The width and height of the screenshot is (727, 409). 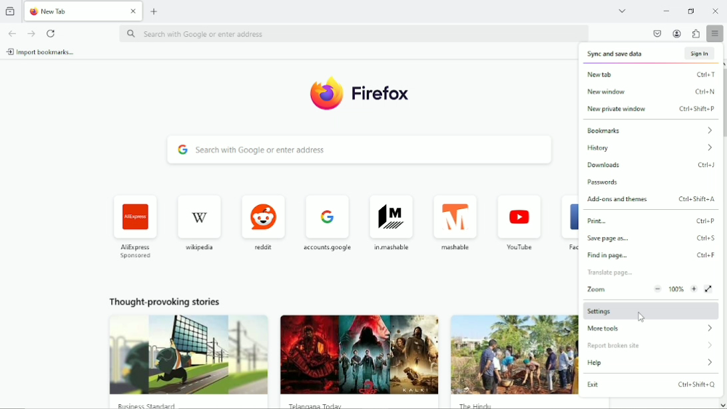 What do you see at coordinates (650, 256) in the screenshot?
I see `Find in page` at bounding box center [650, 256].